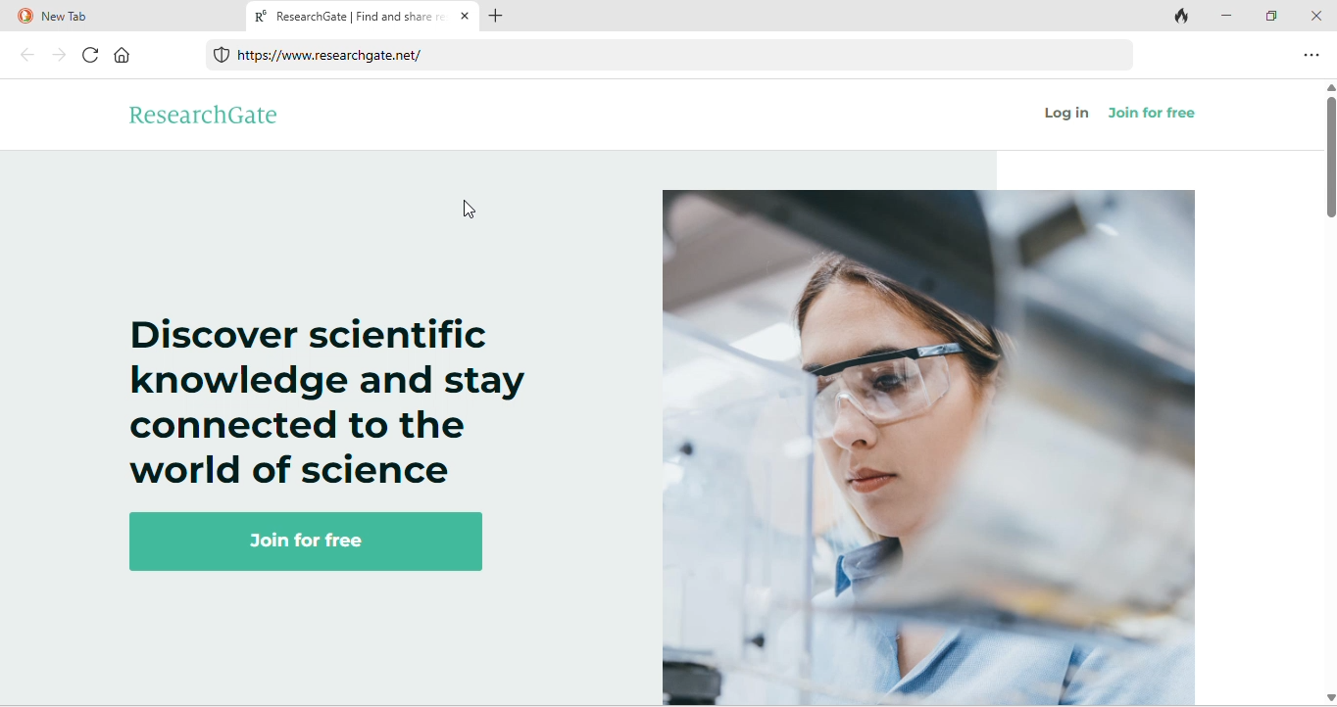 The height and width of the screenshot is (707, 1337). I want to click on close, so click(1316, 15).